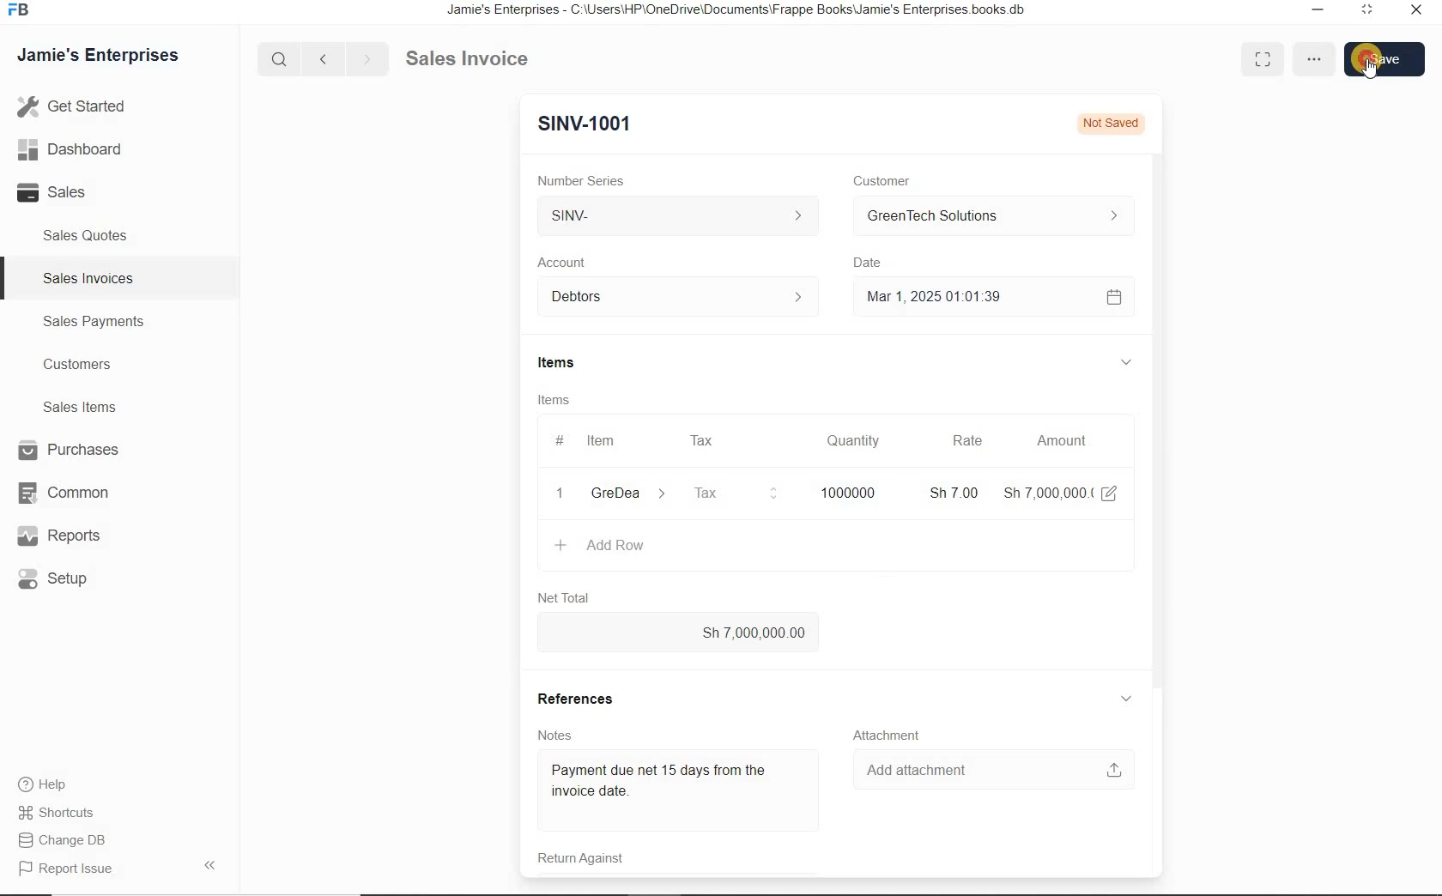  I want to click on , Reports, so click(62, 537).